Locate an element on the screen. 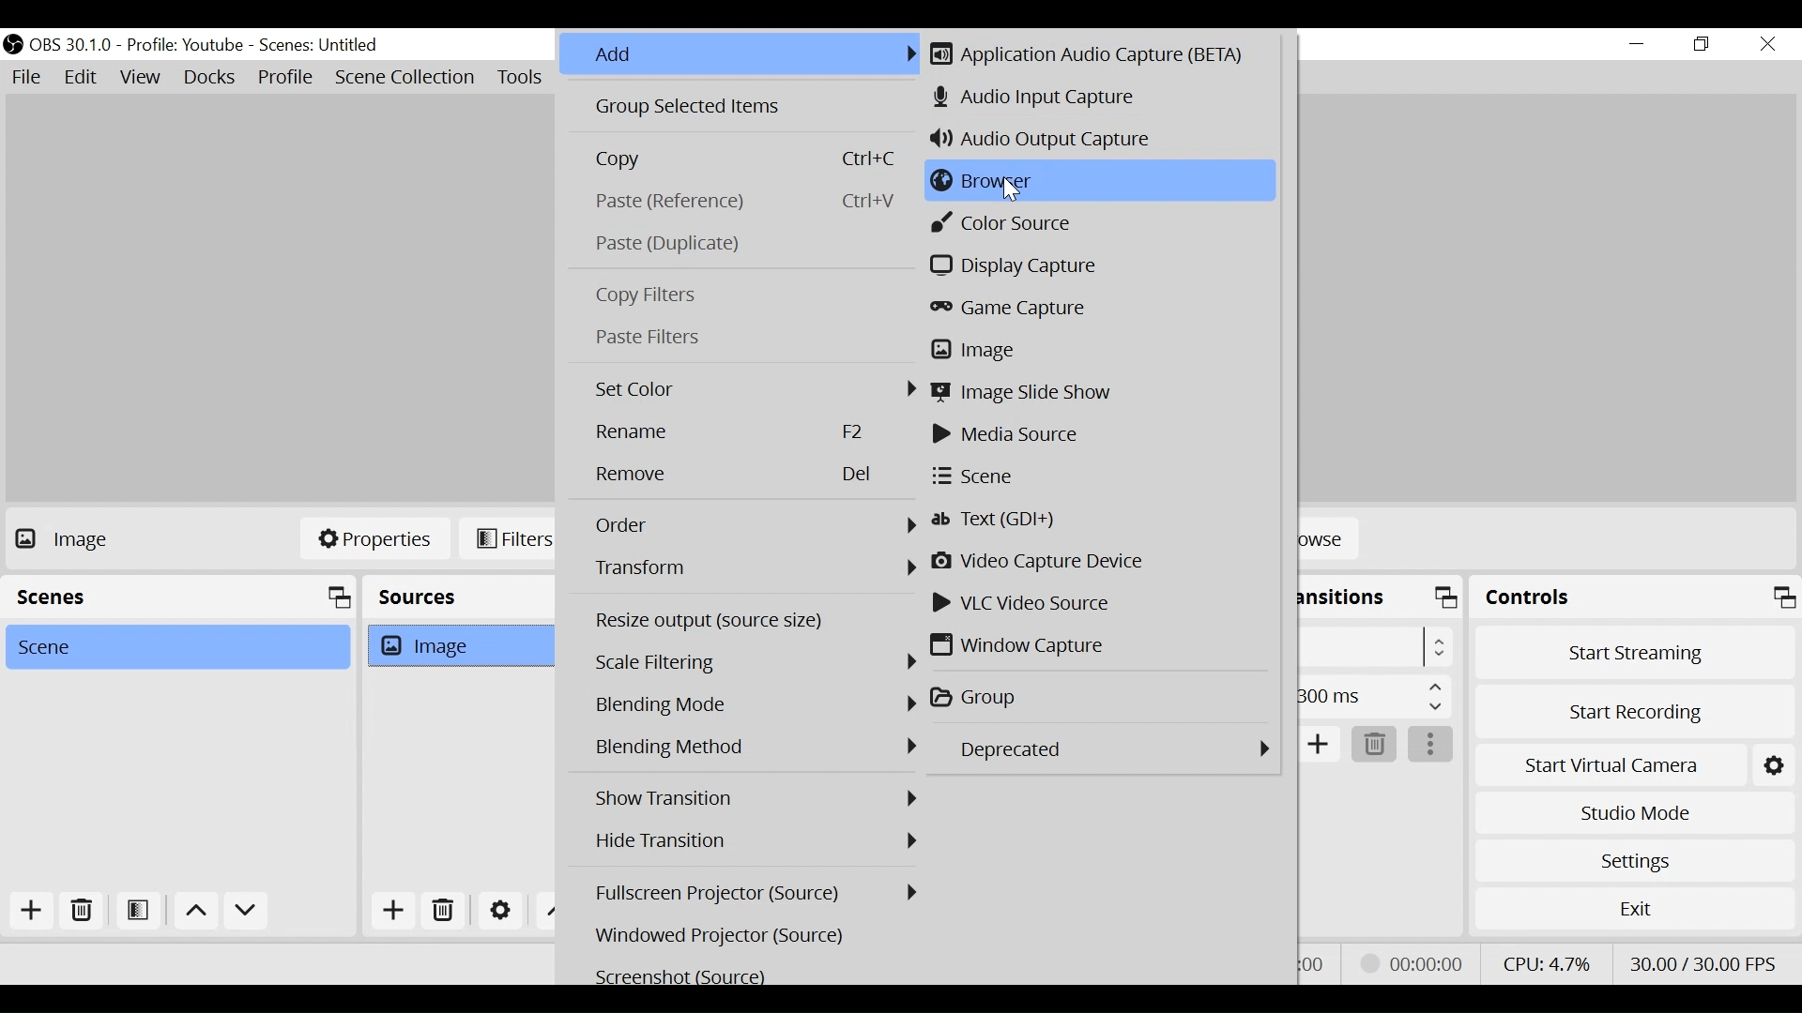 This screenshot has width=1802, height=1013. Duration is located at coordinates (1375, 699).